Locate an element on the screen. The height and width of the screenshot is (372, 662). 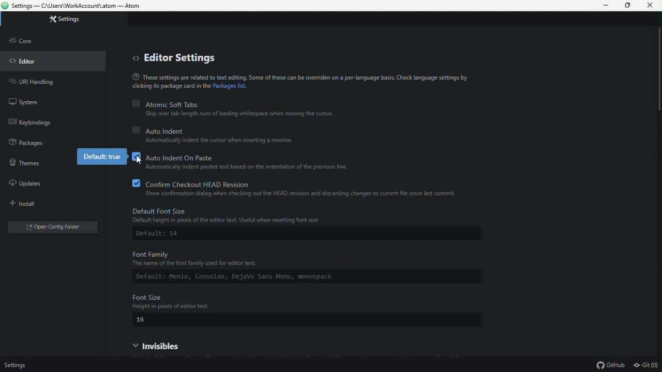
github is located at coordinates (611, 365).